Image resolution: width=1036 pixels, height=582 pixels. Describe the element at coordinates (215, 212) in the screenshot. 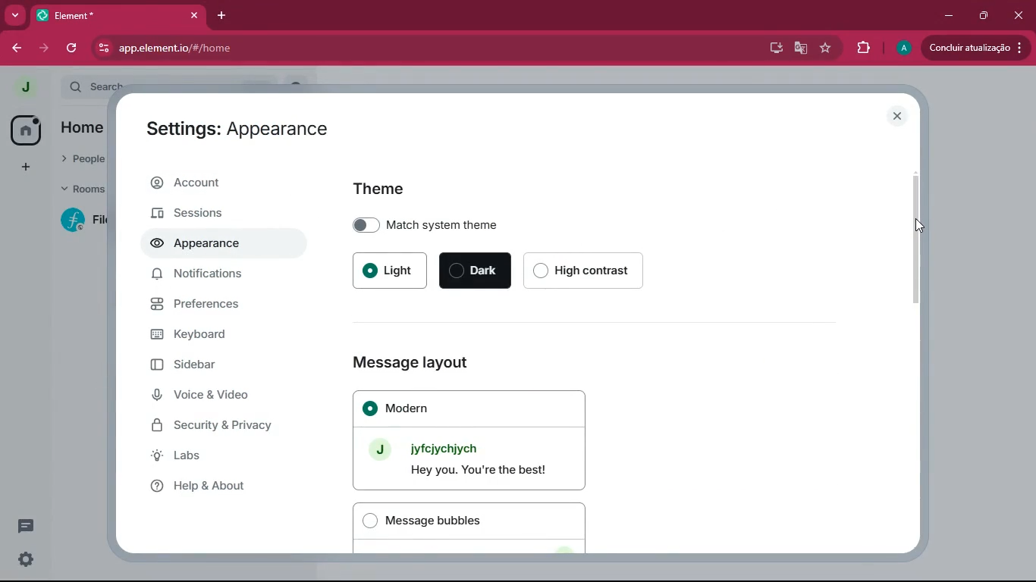

I see `sessions` at that location.